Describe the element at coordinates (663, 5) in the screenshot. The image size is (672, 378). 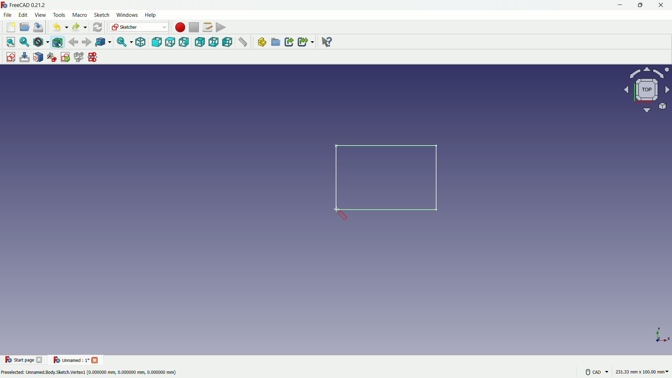
I see `close app` at that location.